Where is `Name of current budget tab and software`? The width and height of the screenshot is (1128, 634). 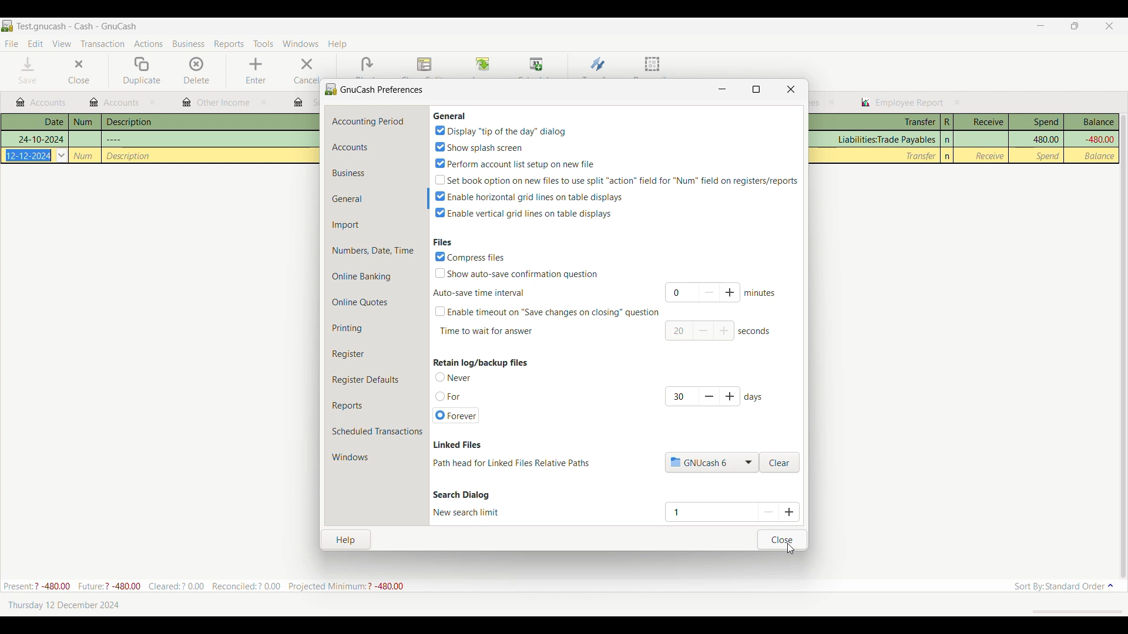
Name of current budget tab and software is located at coordinates (78, 26).